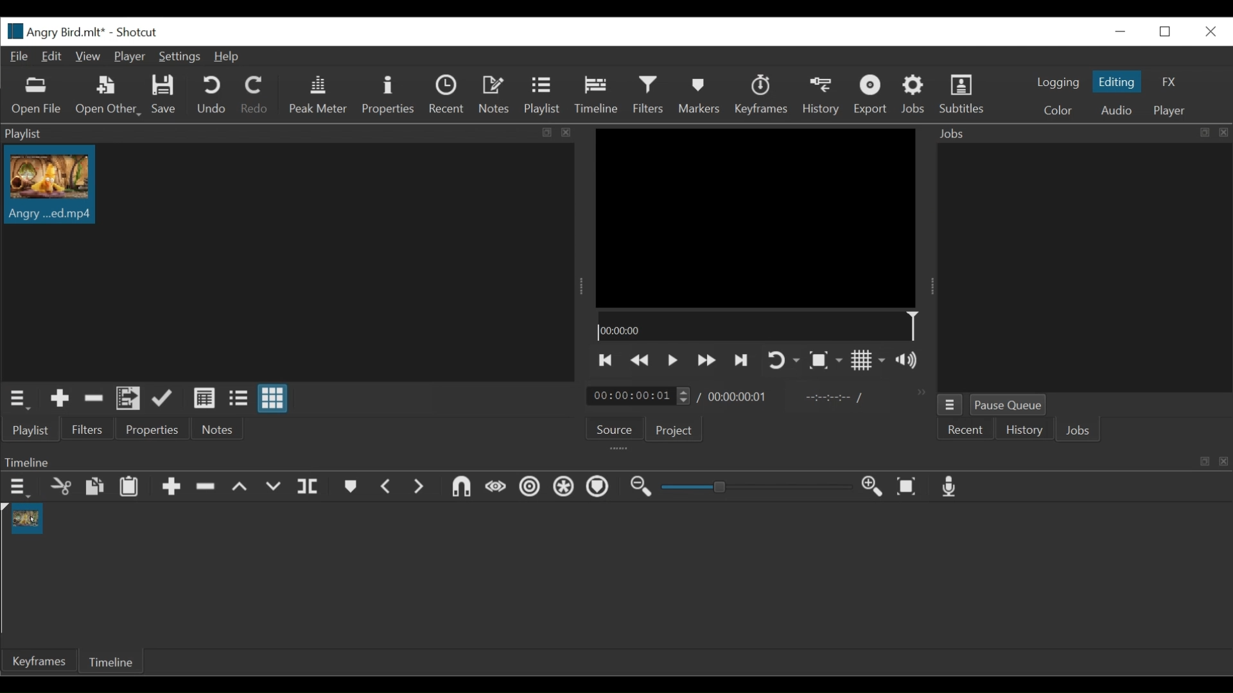 Image resolution: width=1233 pixels, height=693 pixels. What do you see at coordinates (164, 399) in the screenshot?
I see `Update` at bounding box center [164, 399].